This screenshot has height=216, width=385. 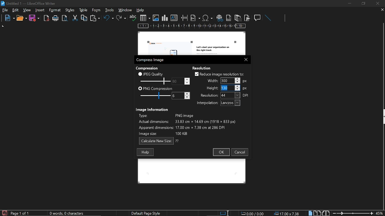 I want to click on window, so click(x=125, y=10).